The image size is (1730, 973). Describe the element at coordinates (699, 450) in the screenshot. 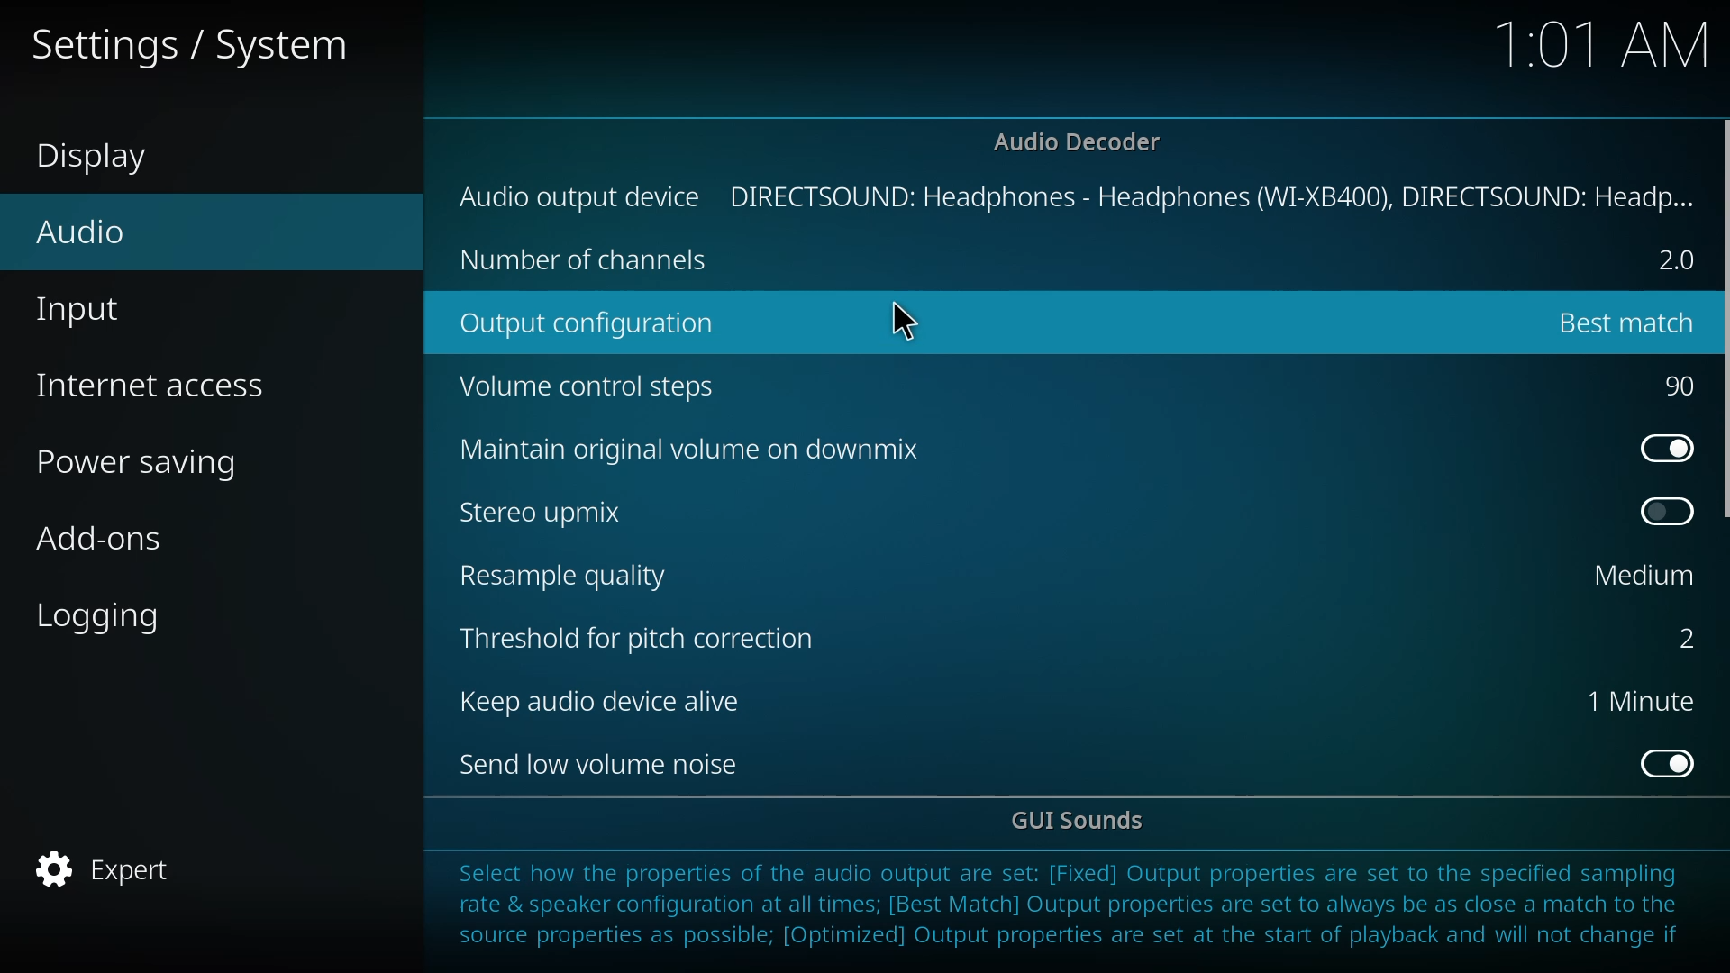

I see `downmix` at that location.